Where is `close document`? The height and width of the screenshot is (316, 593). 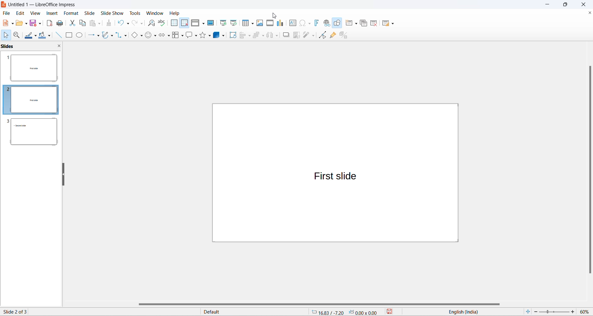 close document is located at coordinates (589, 14).